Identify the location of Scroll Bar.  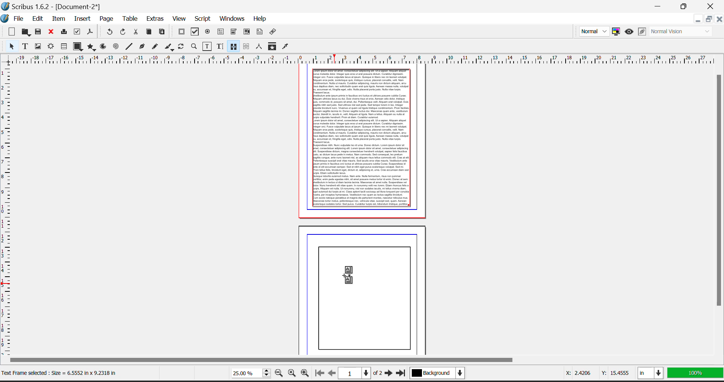
(360, 360).